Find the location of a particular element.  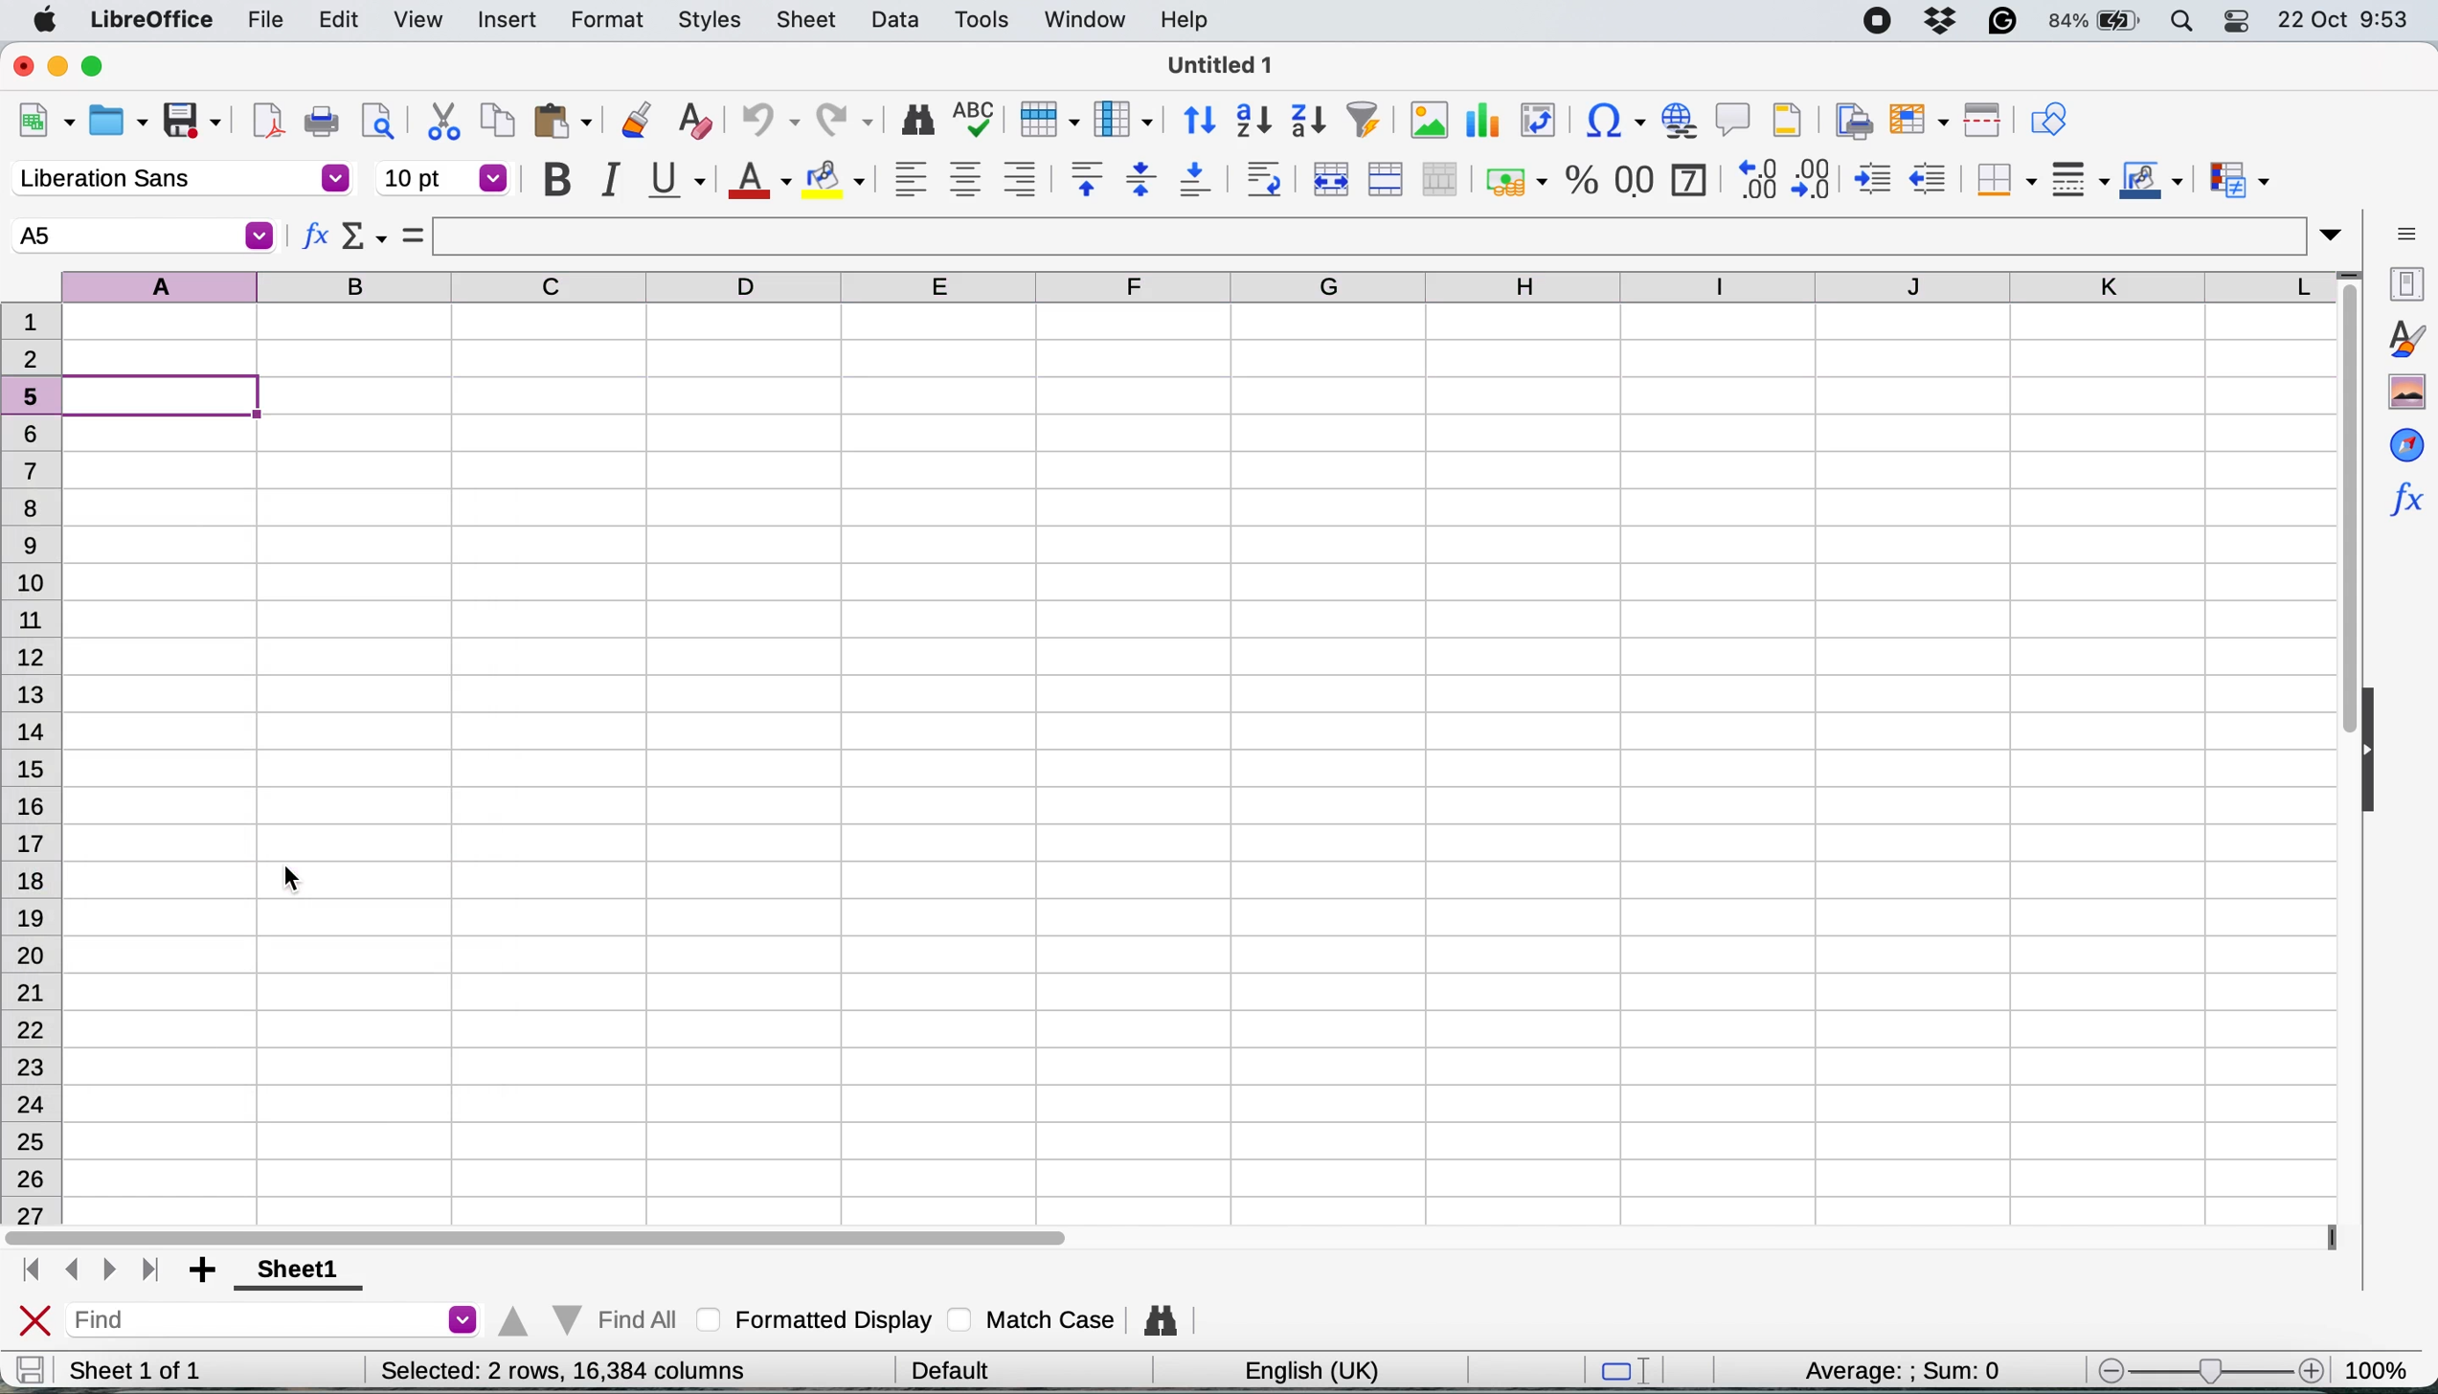

format as currency is located at coordinates (1514, 181).